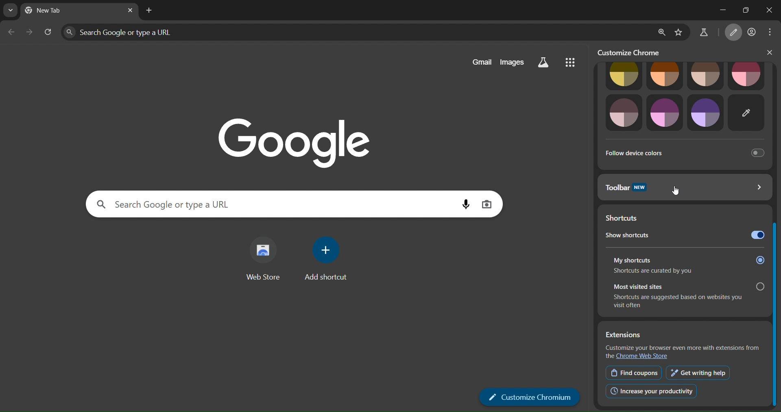 The width and height of the screenshot is (781, 412). What do you see at coordinates (632, 50) in the screenshot?
I see `customize chrome` at bounding box center [632, 50].